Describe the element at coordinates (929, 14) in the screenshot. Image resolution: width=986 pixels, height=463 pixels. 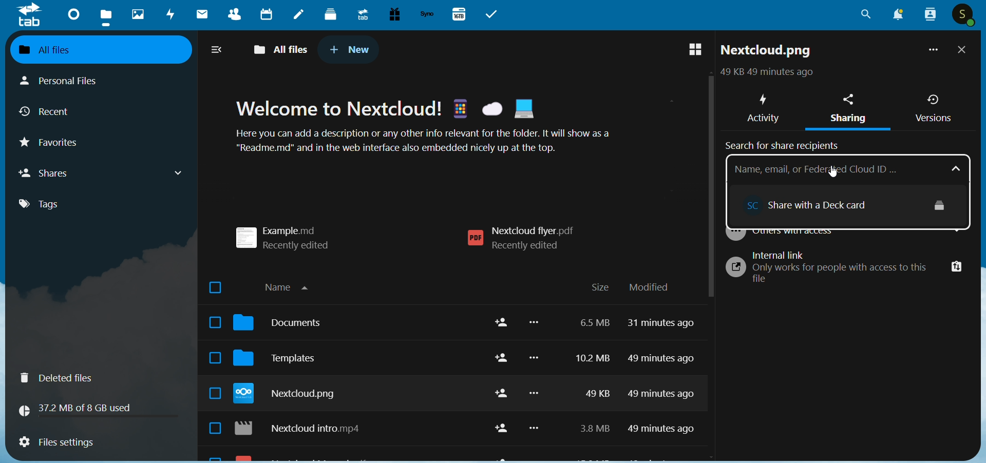
I see `people` at that location.